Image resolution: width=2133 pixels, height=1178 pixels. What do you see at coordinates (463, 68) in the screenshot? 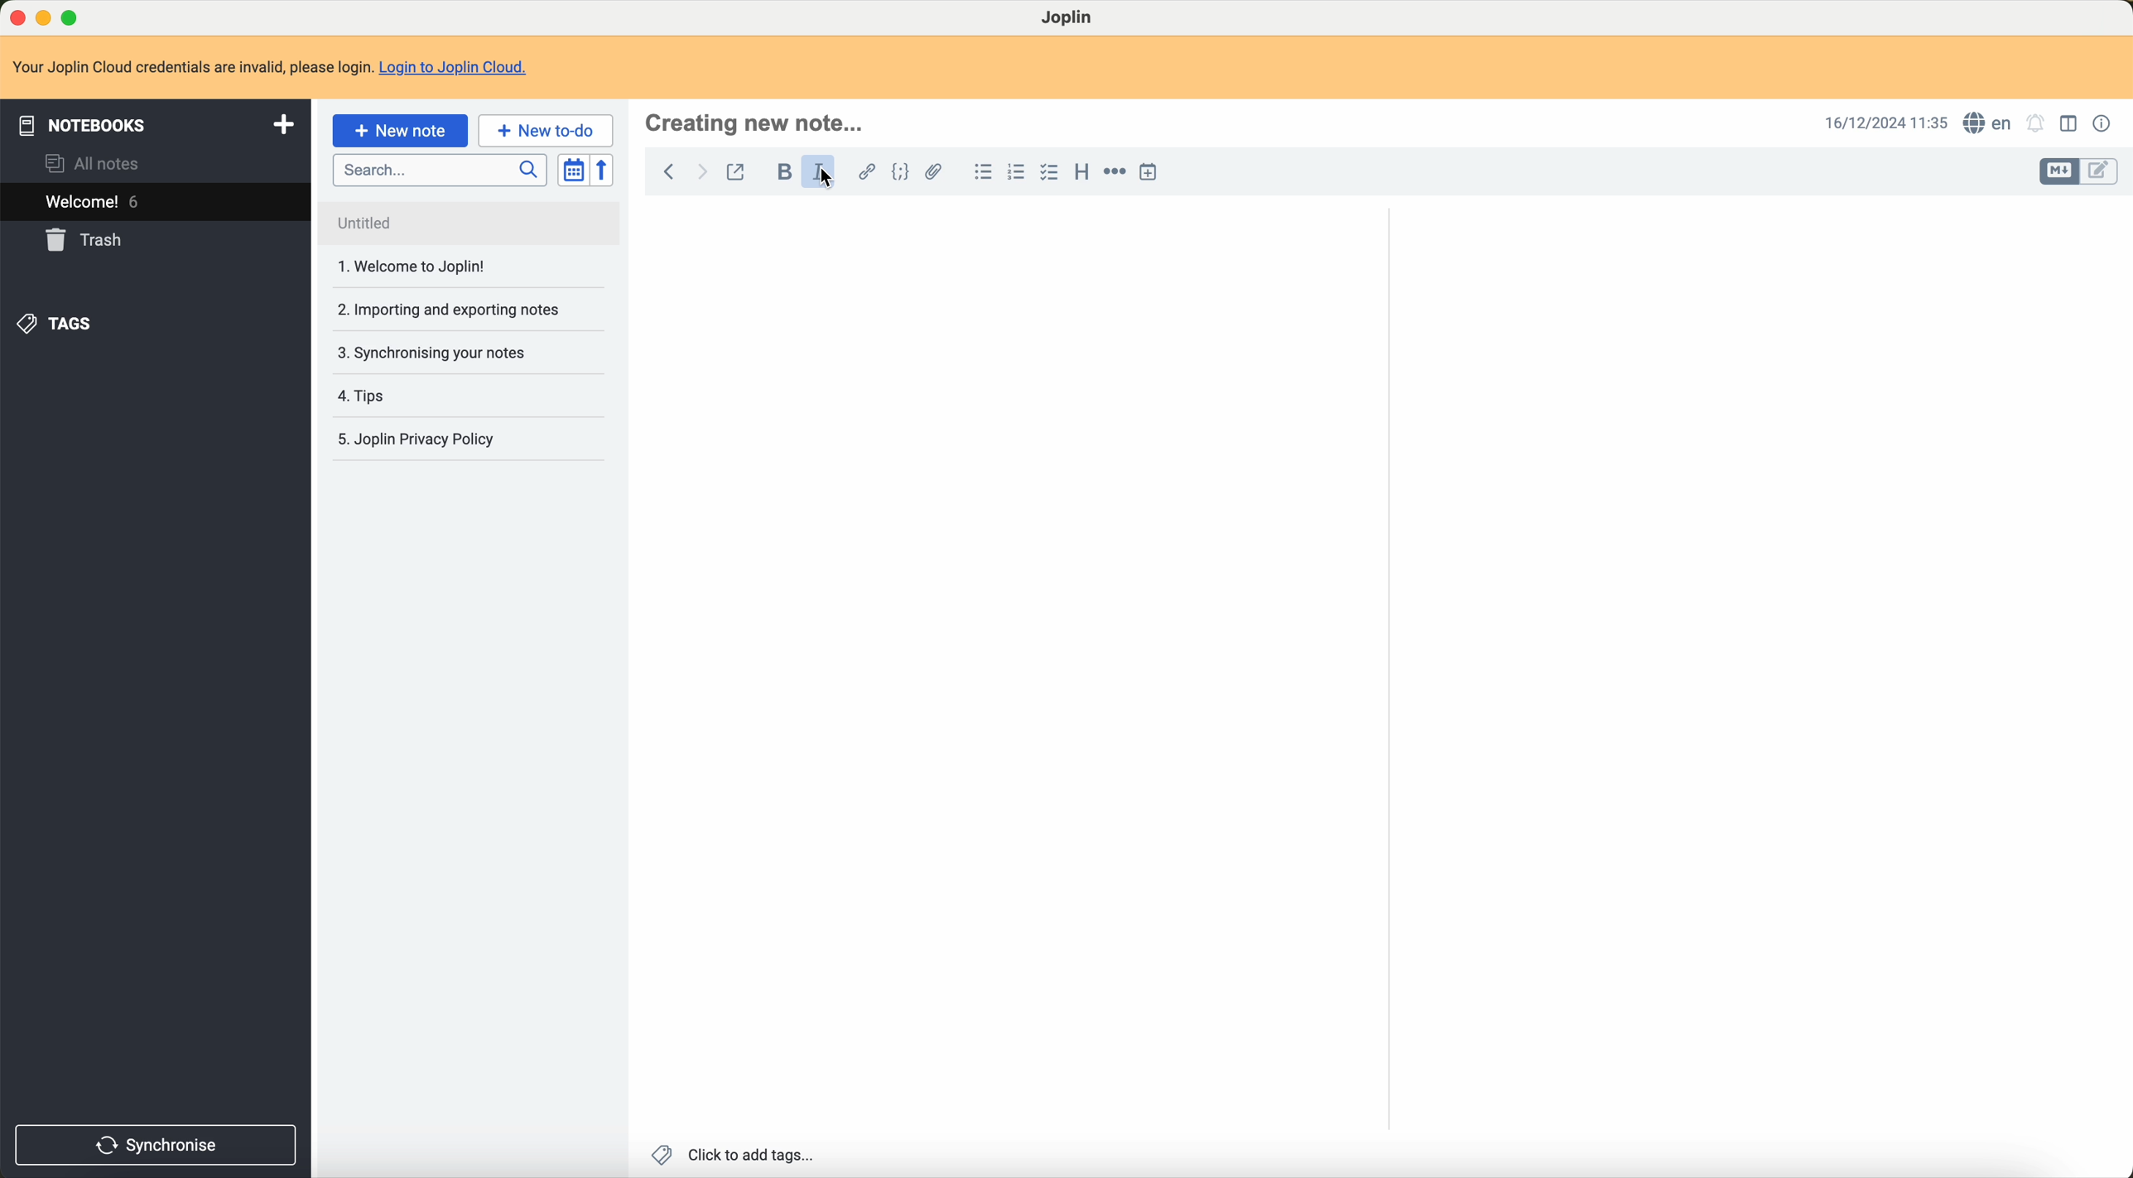
I see `Login to Joplin Cloud.` at bounding box center [463, 68].